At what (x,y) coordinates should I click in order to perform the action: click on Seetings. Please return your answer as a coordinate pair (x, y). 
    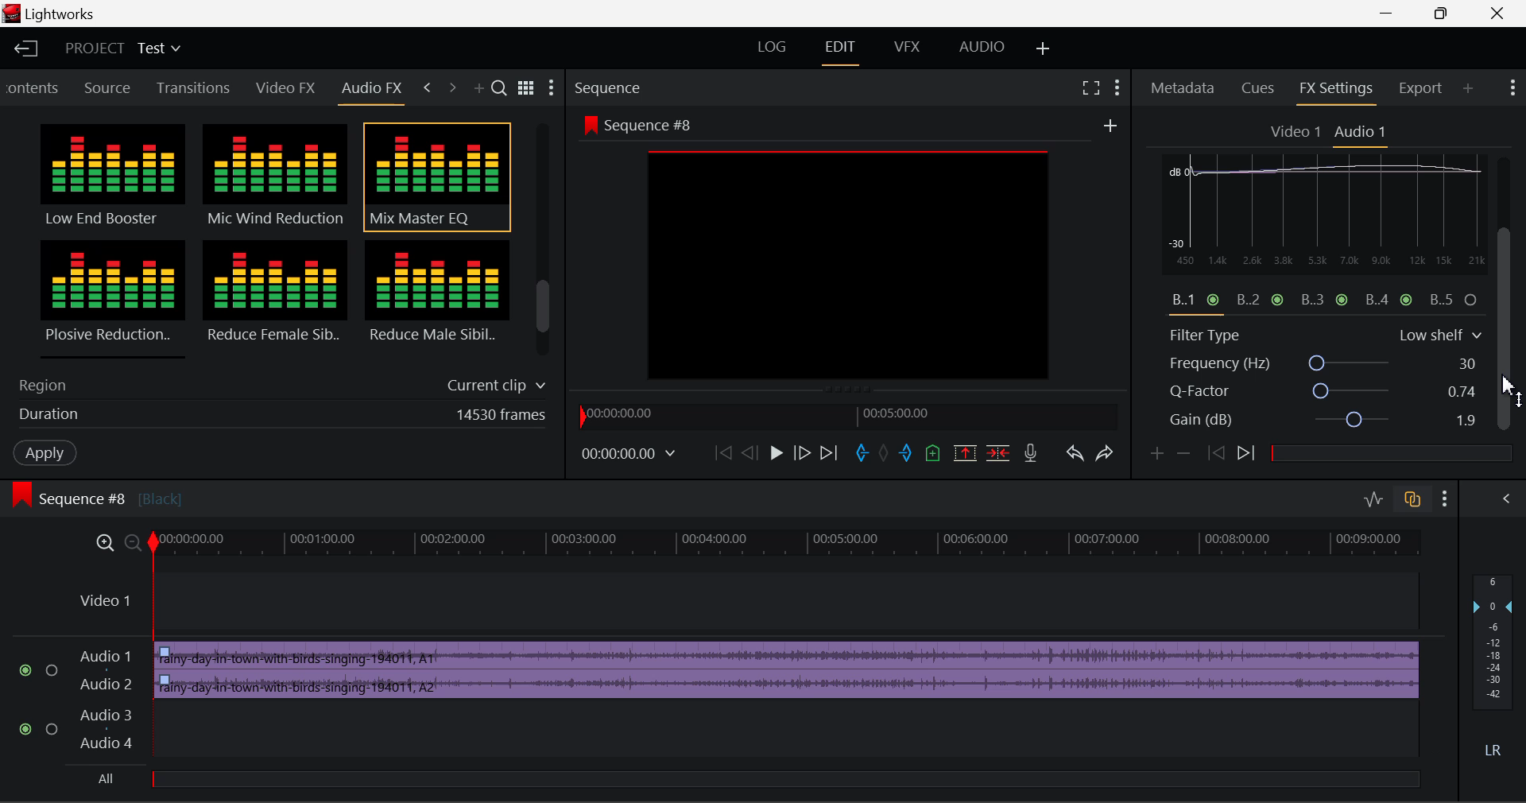
    Looking at the image, I should click on (1484, 169).